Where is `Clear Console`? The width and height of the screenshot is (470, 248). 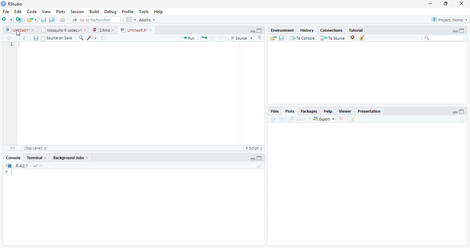
Clear Console is located at coordinates (362, 38).